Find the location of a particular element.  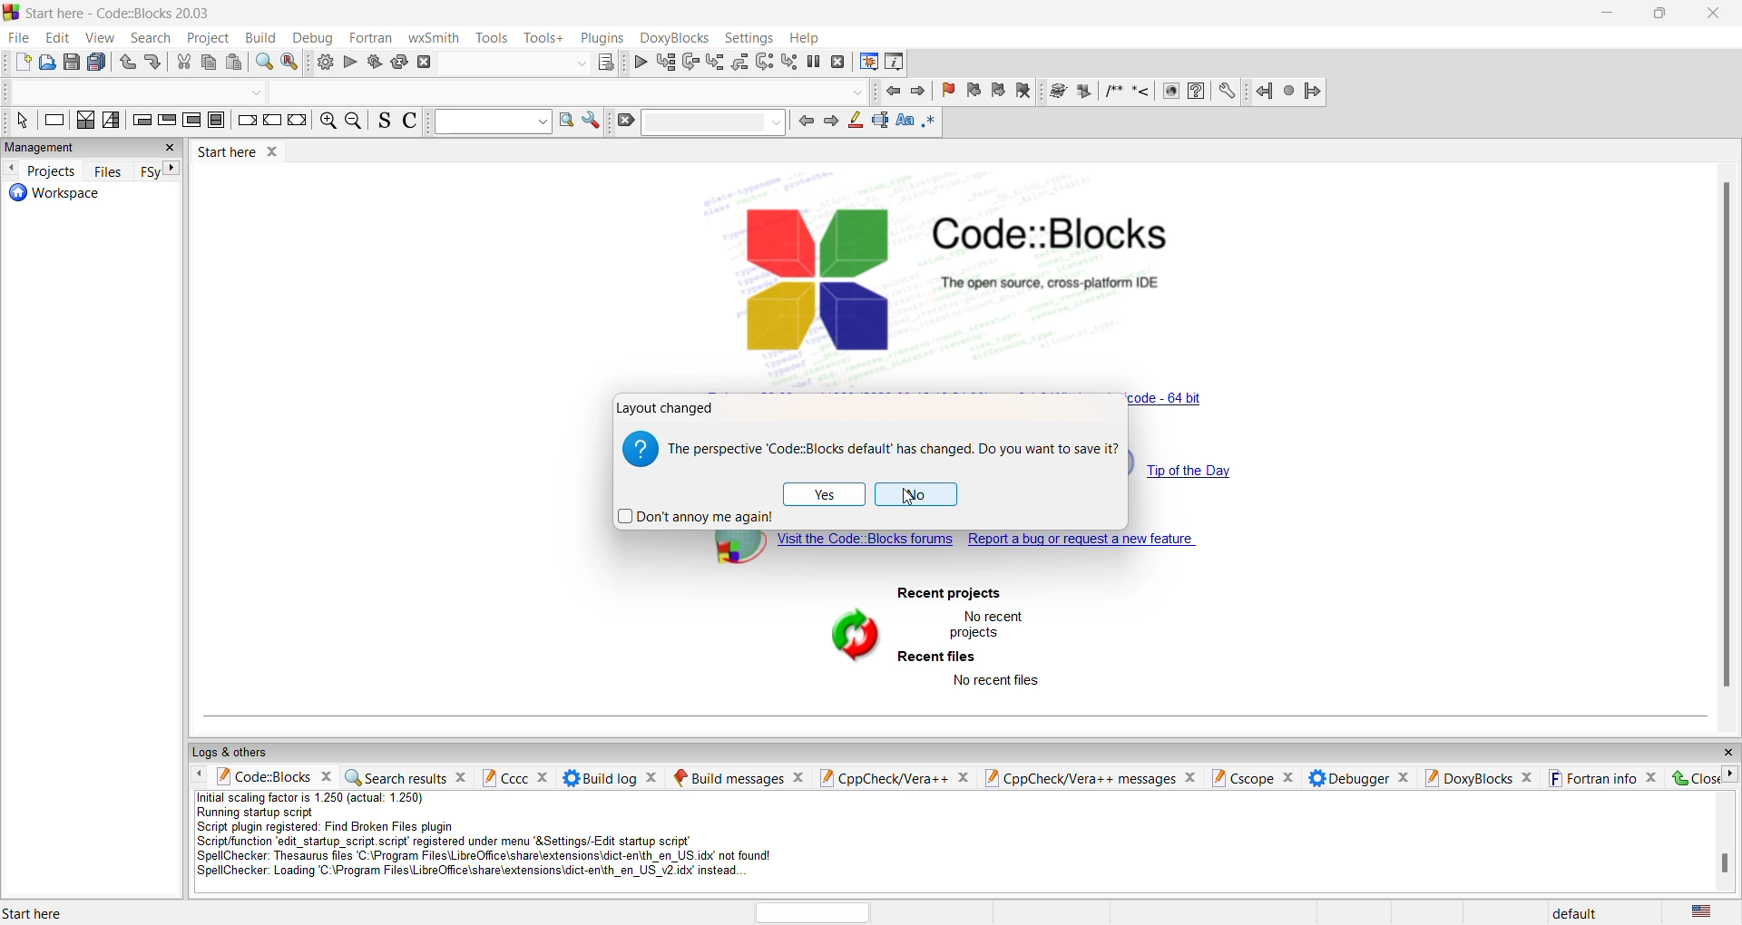

plugins is located at coordinates (602, 38).